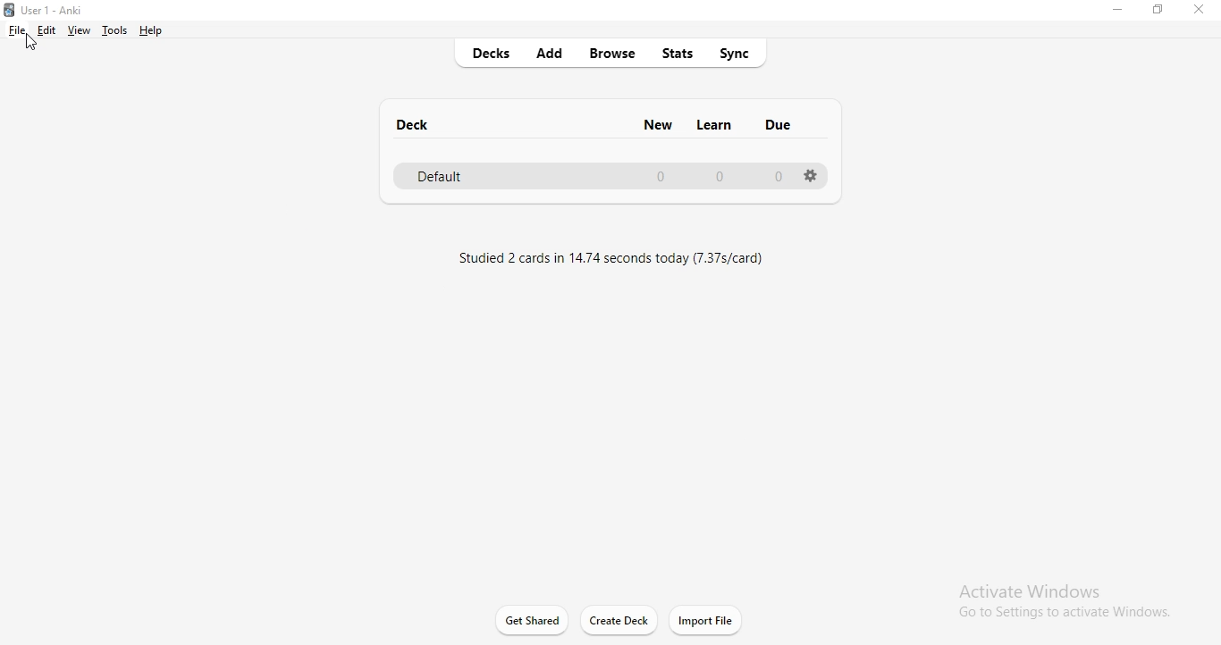  Describe the element at coordinates (33, 43) in the screenshot. I see `cursor` at that location.